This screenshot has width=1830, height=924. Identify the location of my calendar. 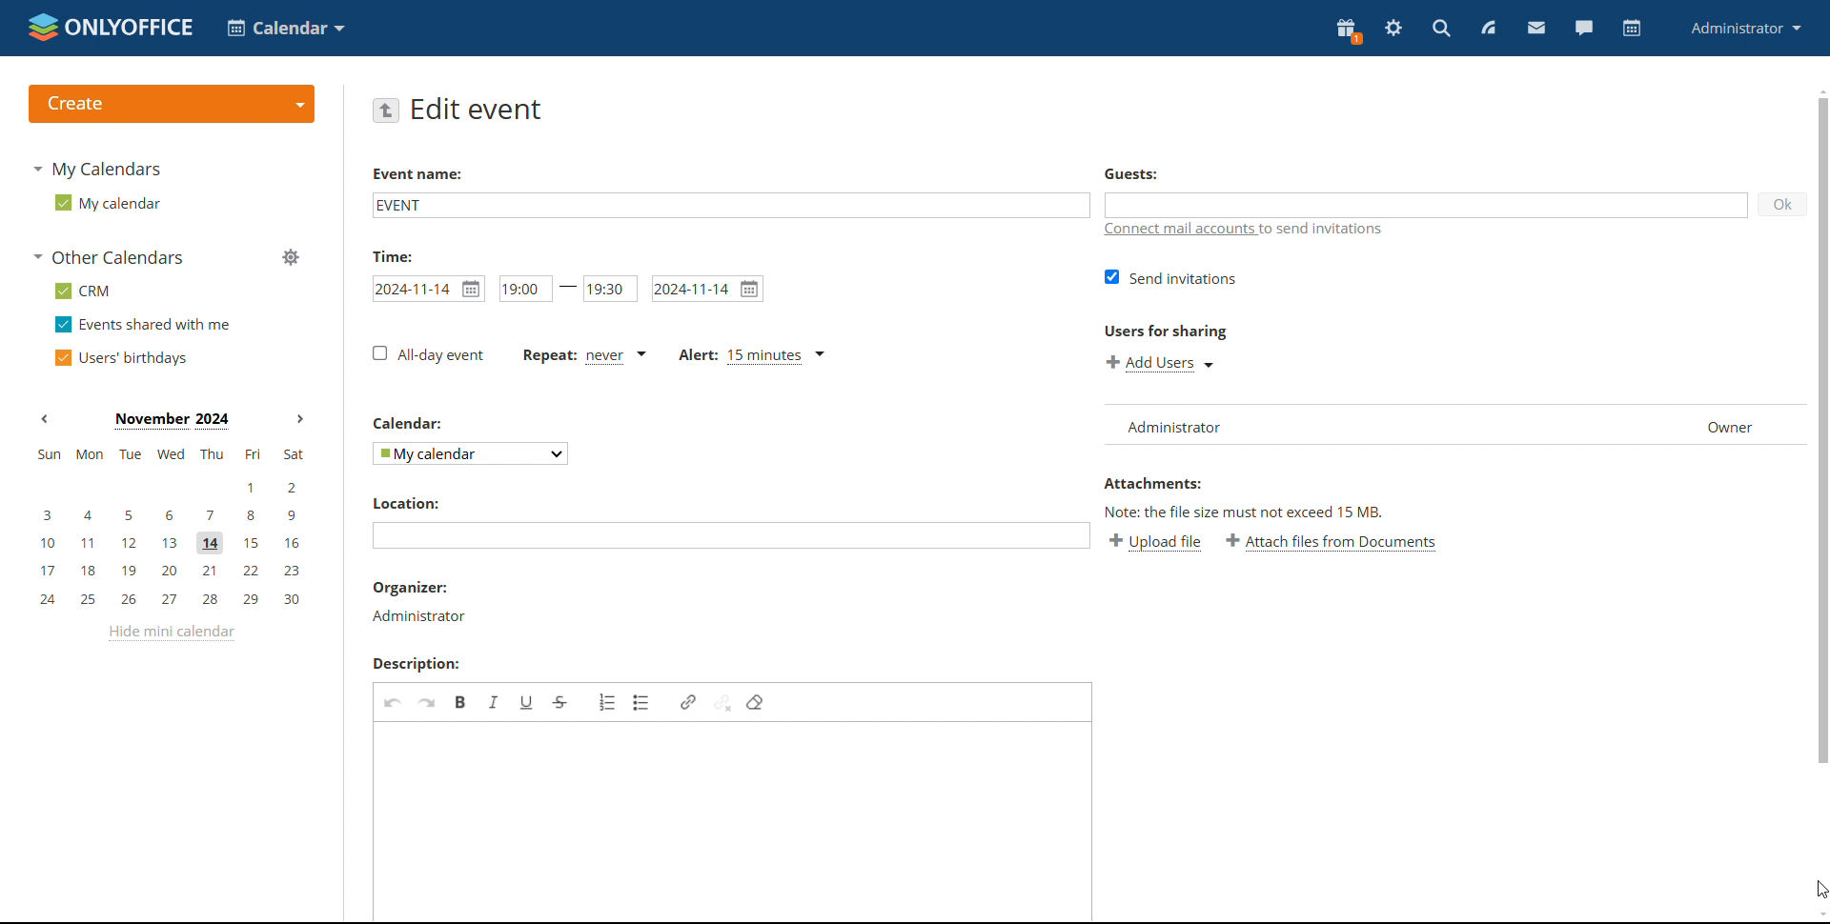
(106, 203).